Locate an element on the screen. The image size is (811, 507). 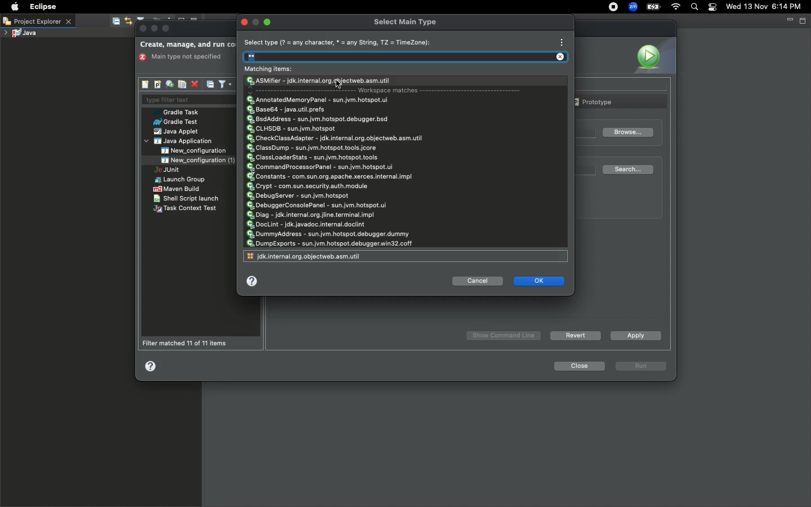
Matching items is located at coordinates (272, 69).